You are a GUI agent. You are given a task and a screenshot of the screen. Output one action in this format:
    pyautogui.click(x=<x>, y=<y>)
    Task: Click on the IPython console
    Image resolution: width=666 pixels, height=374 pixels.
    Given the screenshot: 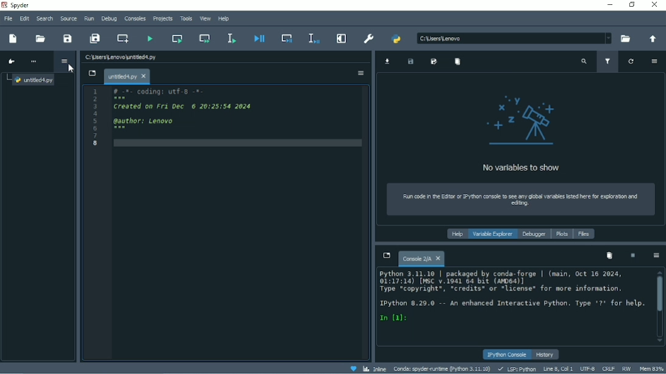 What is the action you would take?
    pyautogui.click(x=506, y=355)
    